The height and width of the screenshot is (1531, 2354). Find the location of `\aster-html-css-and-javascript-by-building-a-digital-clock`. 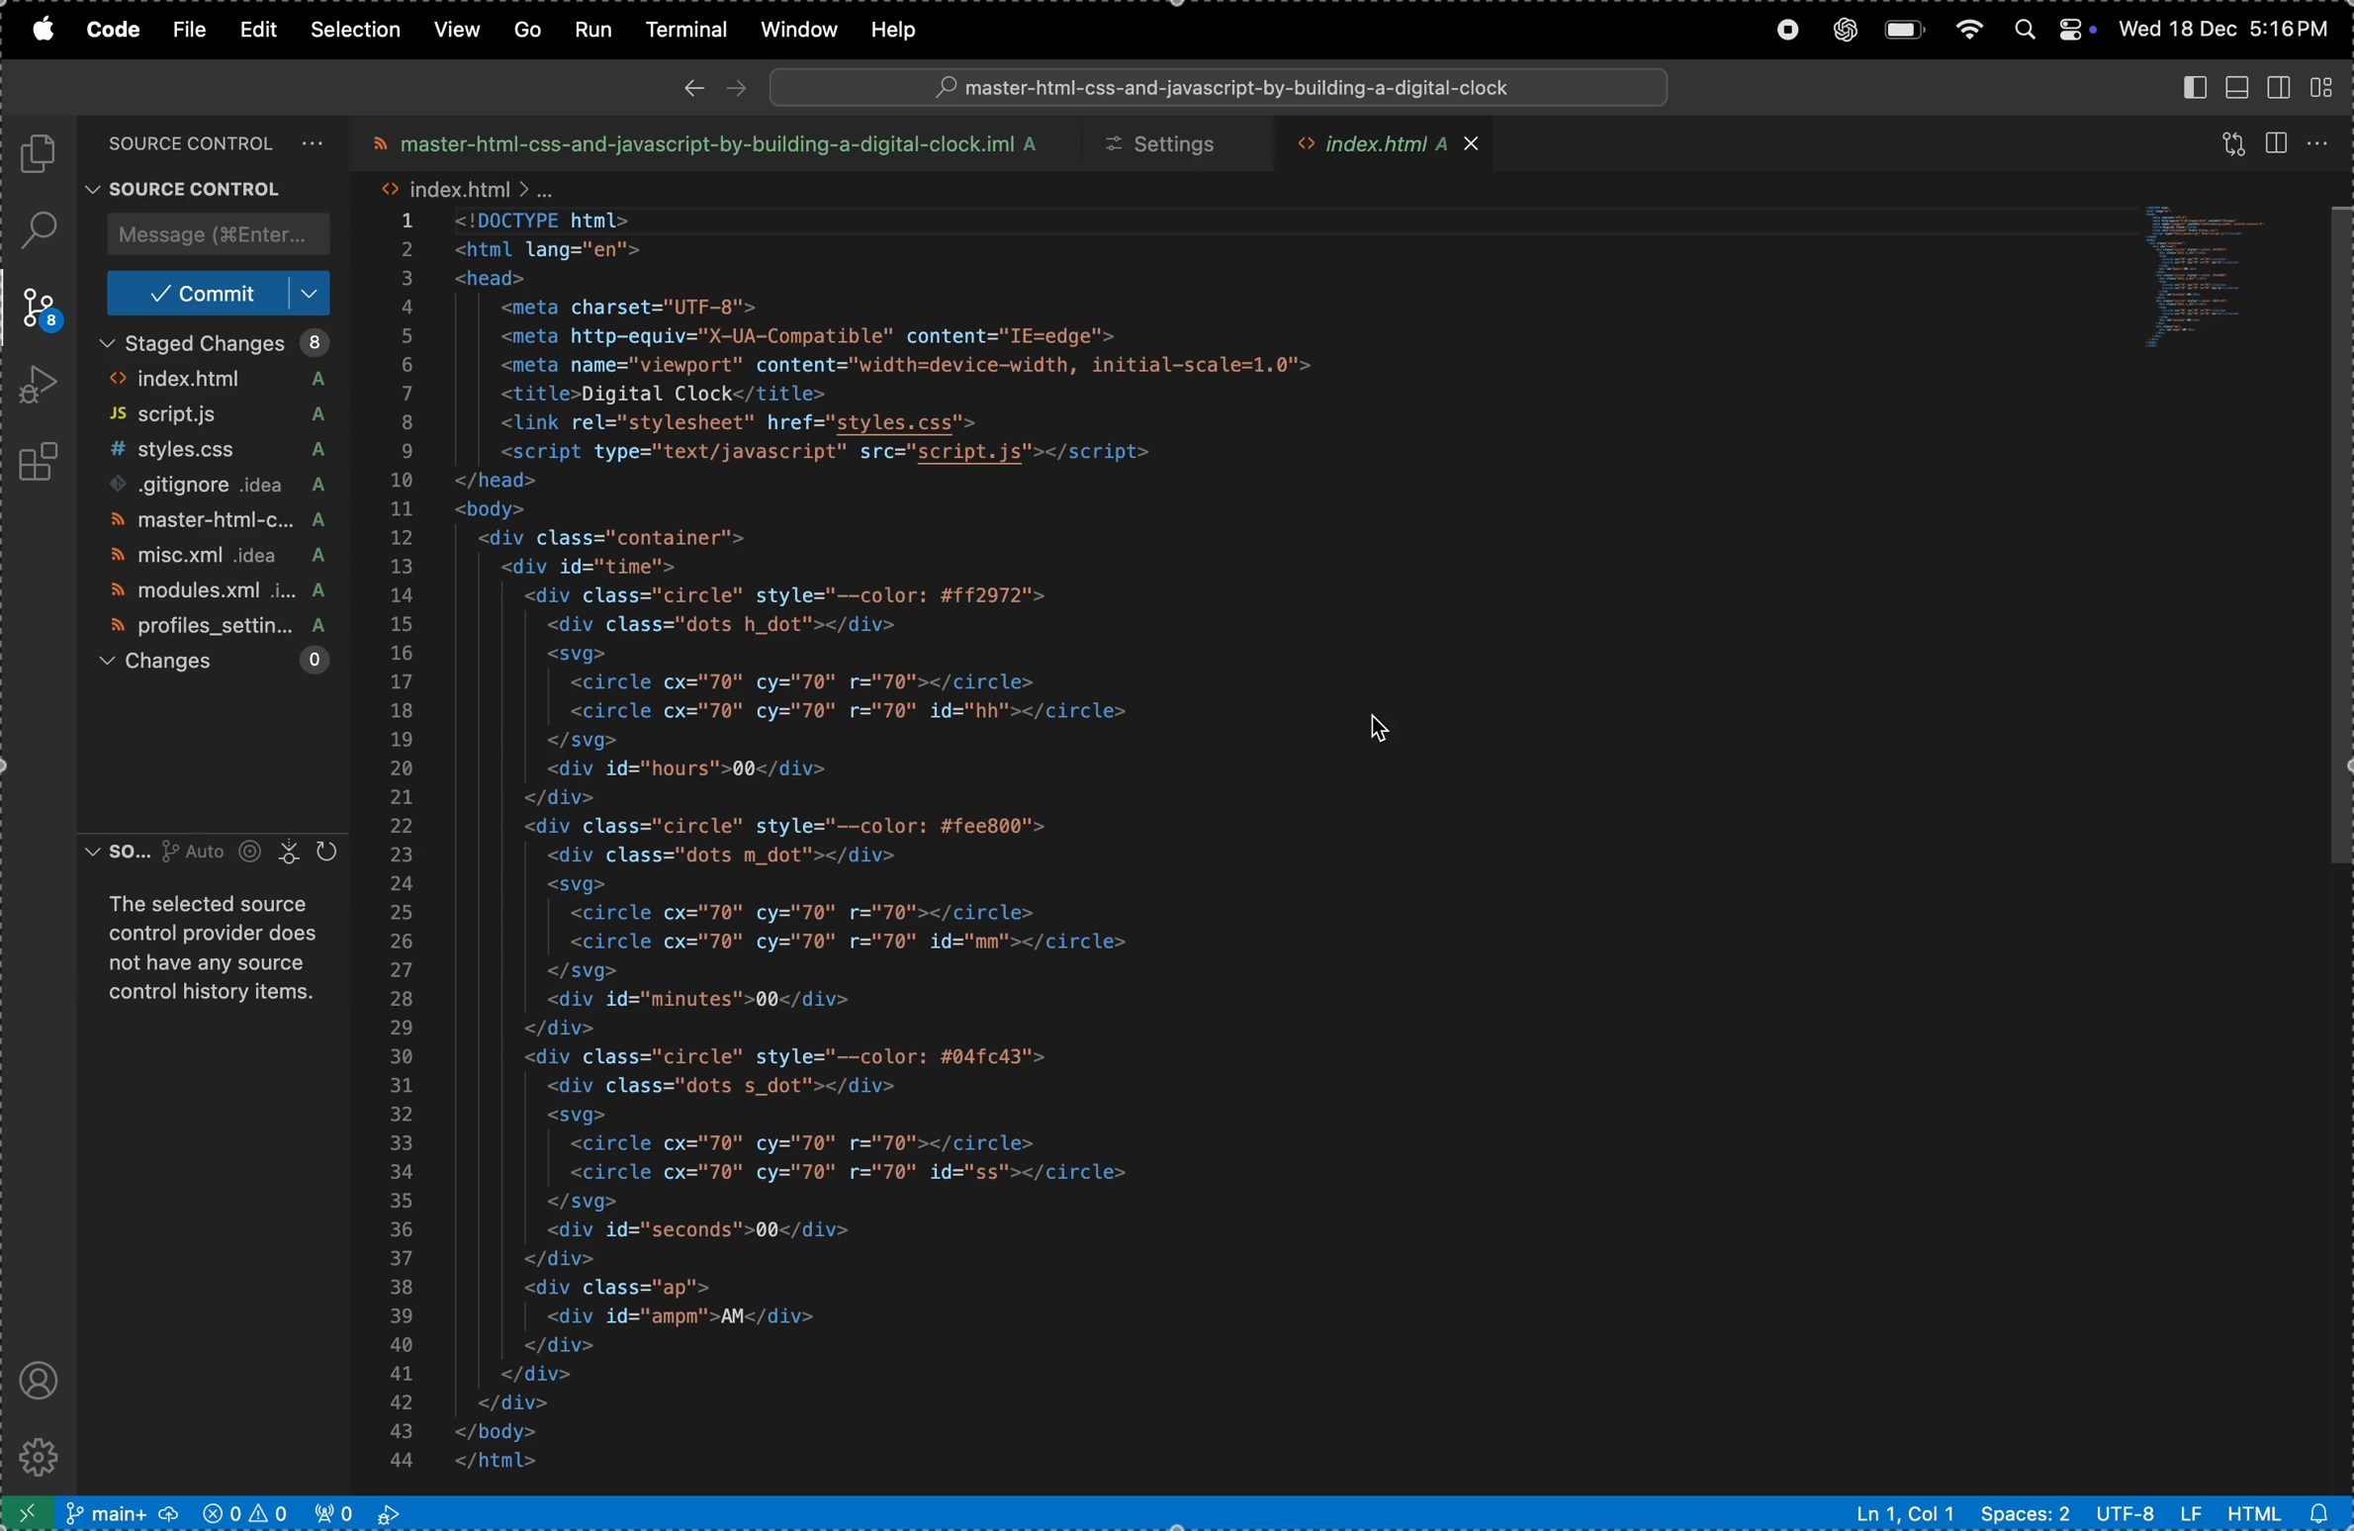

\aster-html-css-and-javascript-by-building-a-digital-clock is located at coordinates (1222, 88).